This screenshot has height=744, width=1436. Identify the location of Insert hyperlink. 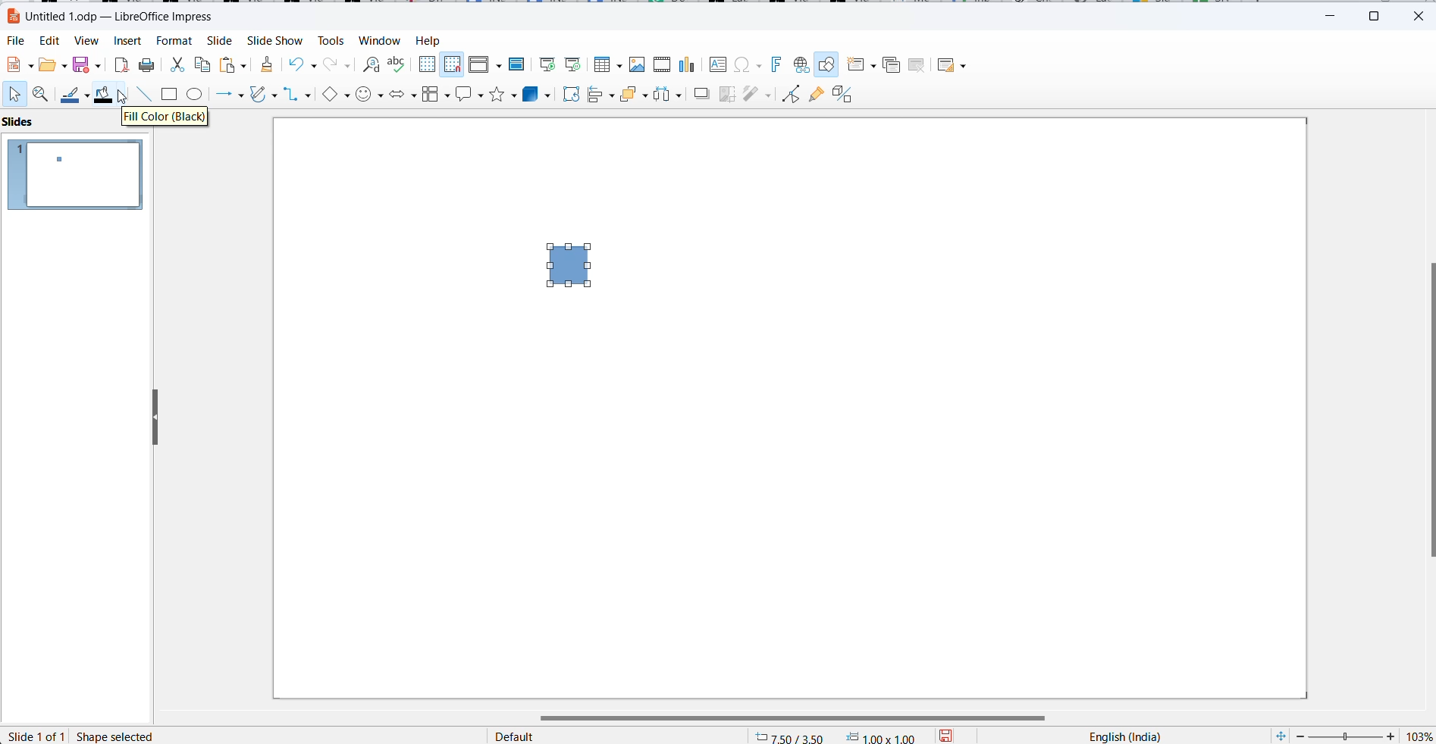
(799, 66).